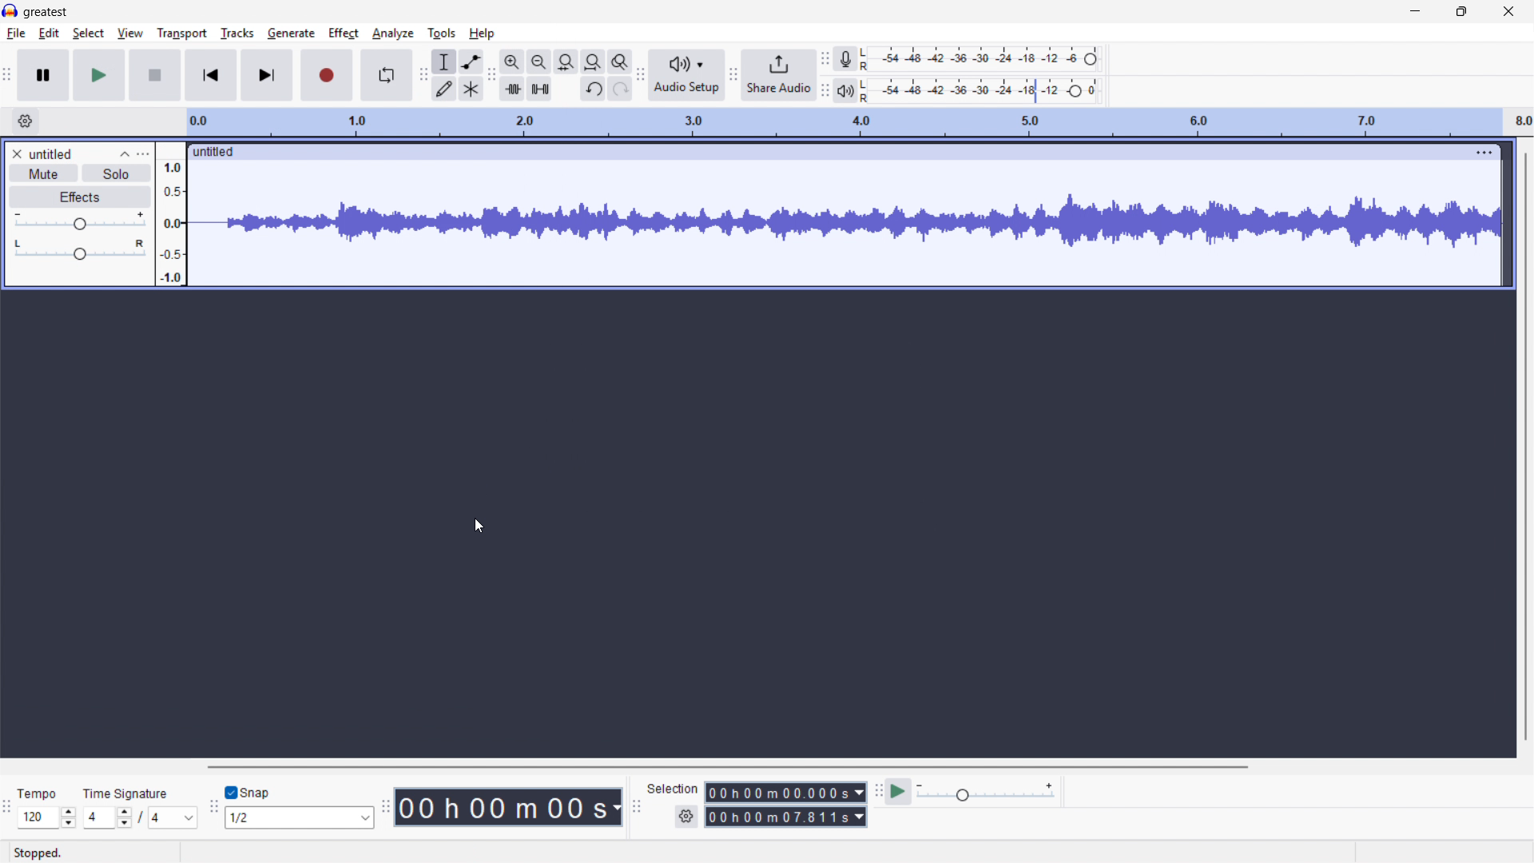 Image resolution: width=1534 pixels, height=863 pixels. Describe the element at coordinates (686, 75) in the screenshot. I see ` audio setup` at that location.